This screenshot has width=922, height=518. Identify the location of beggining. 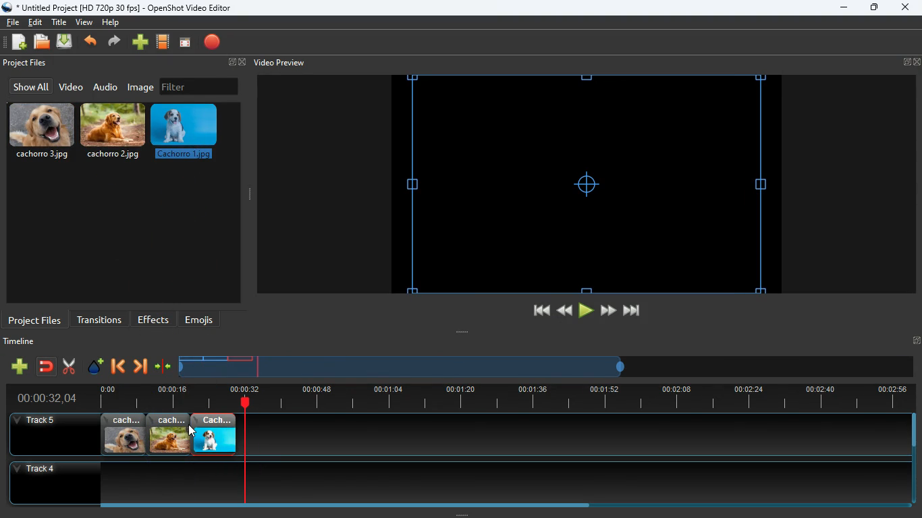
(535, 311).